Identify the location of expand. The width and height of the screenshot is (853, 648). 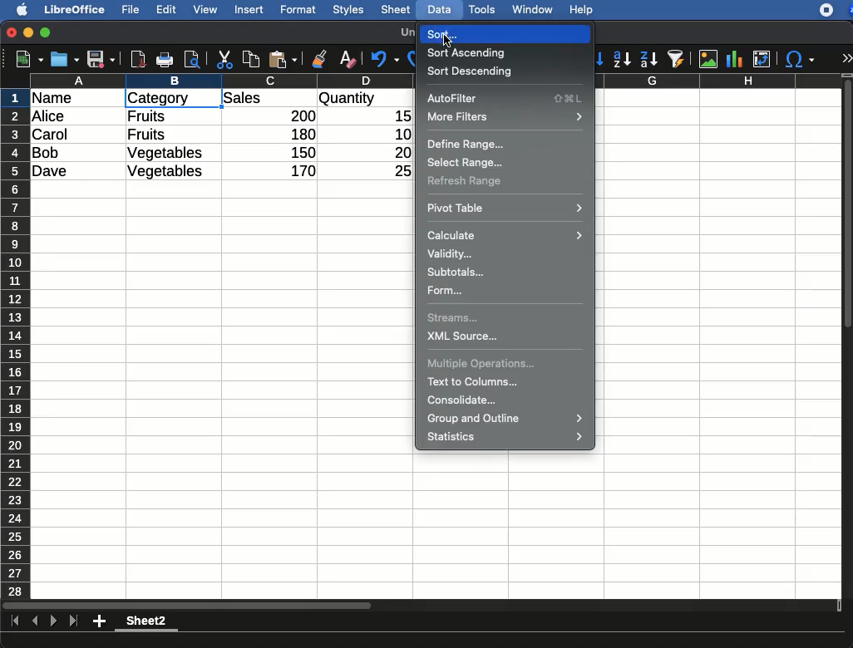
(846, 58).